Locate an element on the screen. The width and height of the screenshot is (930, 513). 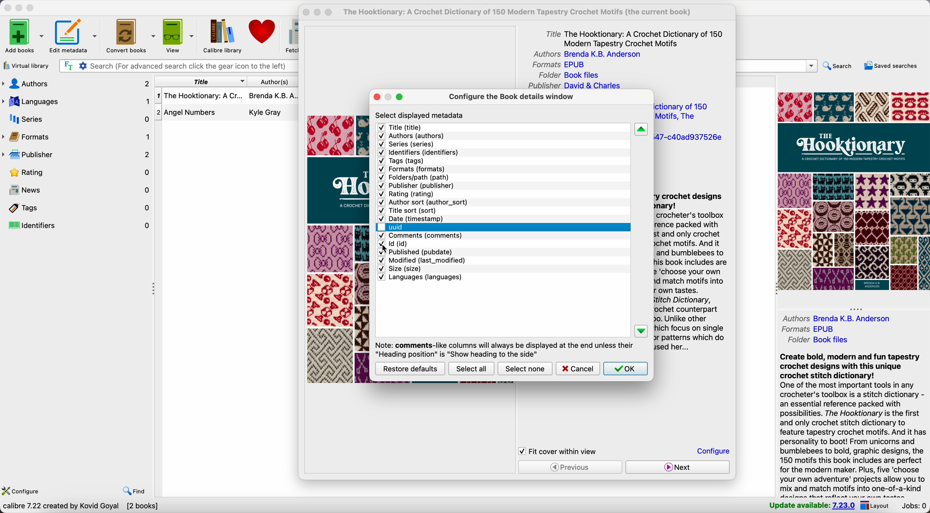
author is located at coordinates (838, 318).